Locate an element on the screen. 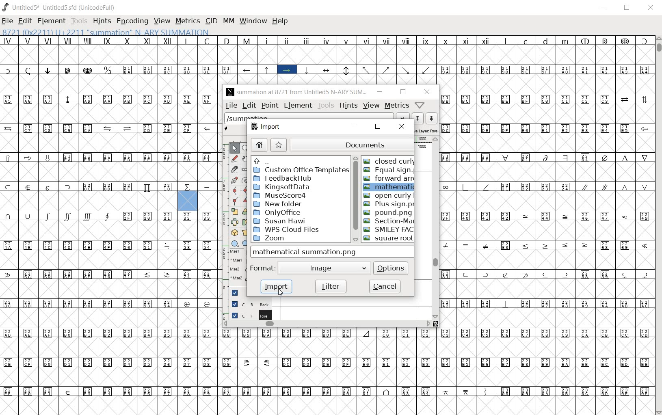  mathematical summation.png is located at coordinates (388, 187).